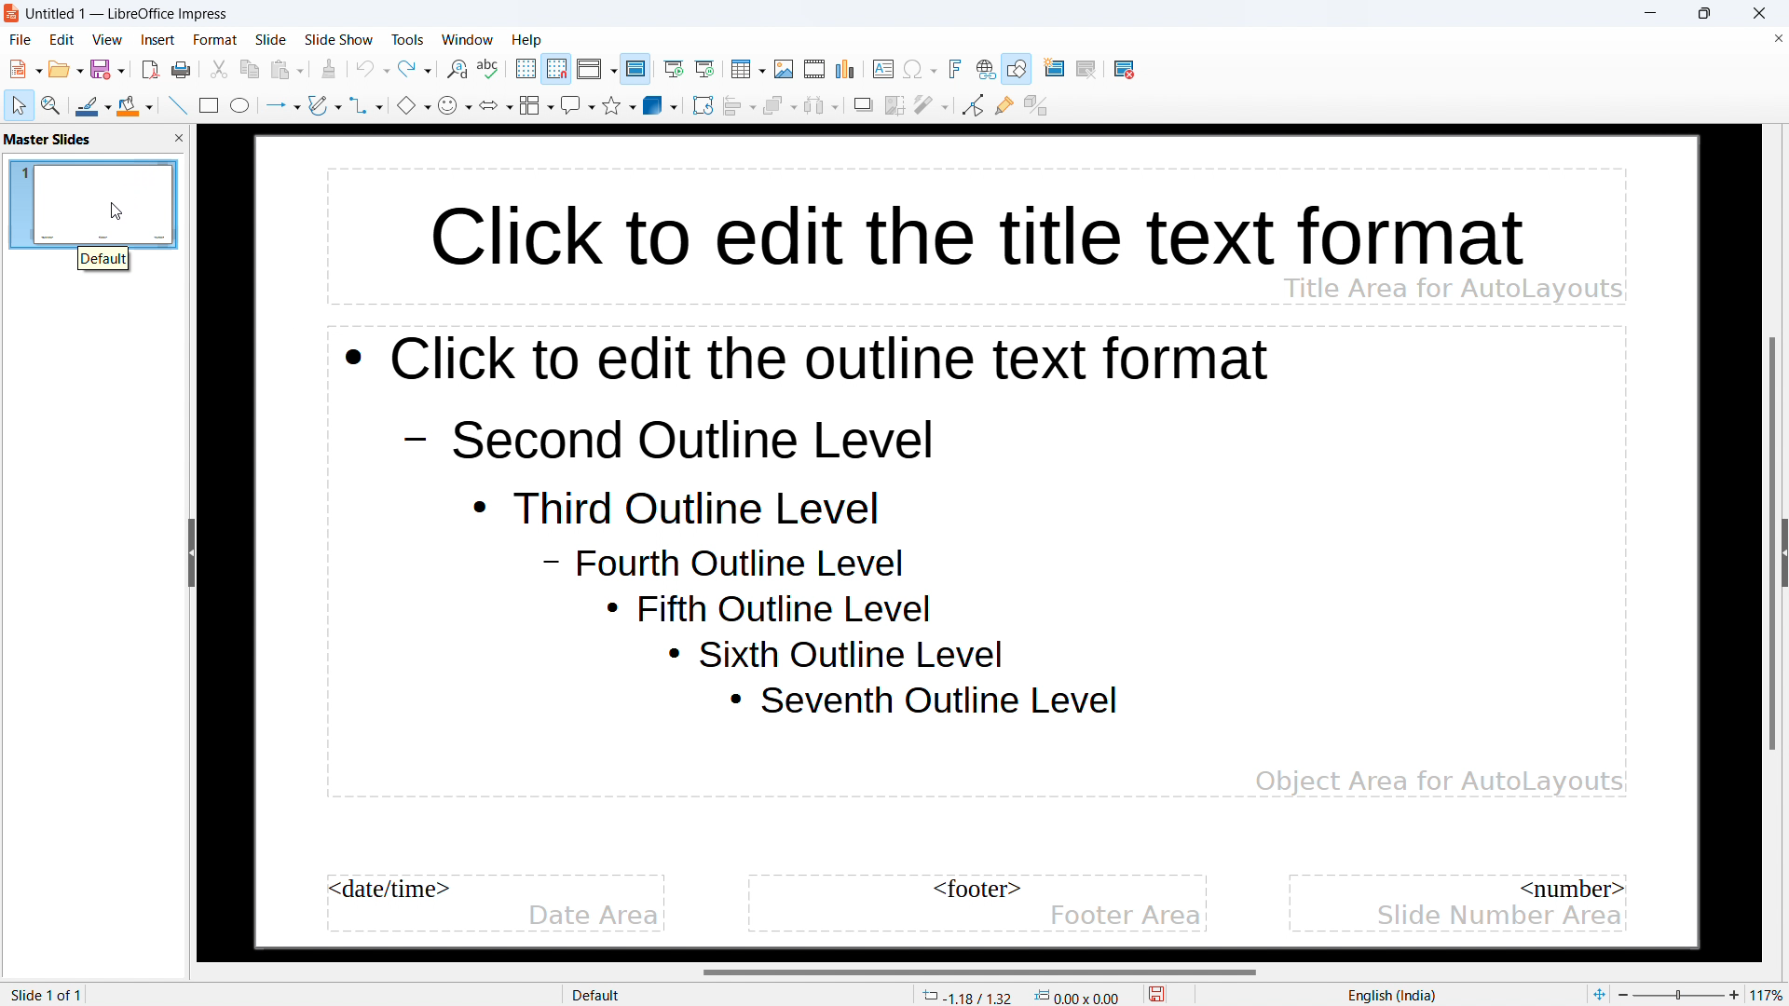 The height and width of the screenshot is (1006, 1789). I want to click on copy, so click(250, 70).